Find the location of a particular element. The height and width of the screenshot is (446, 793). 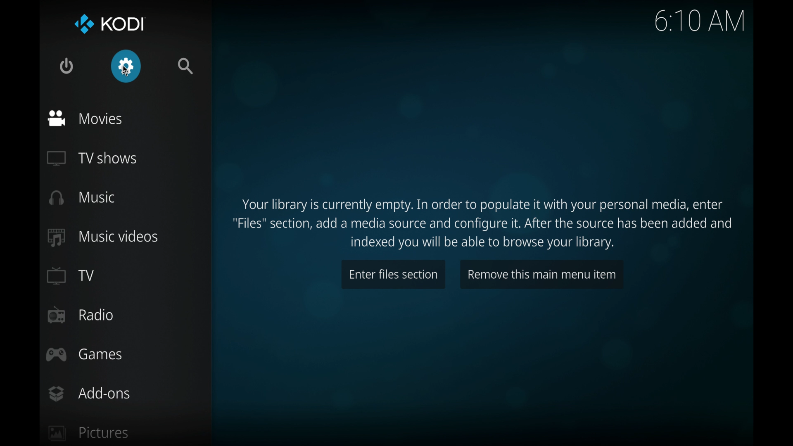

remove this main menu item is located at coordinates (542, 273).